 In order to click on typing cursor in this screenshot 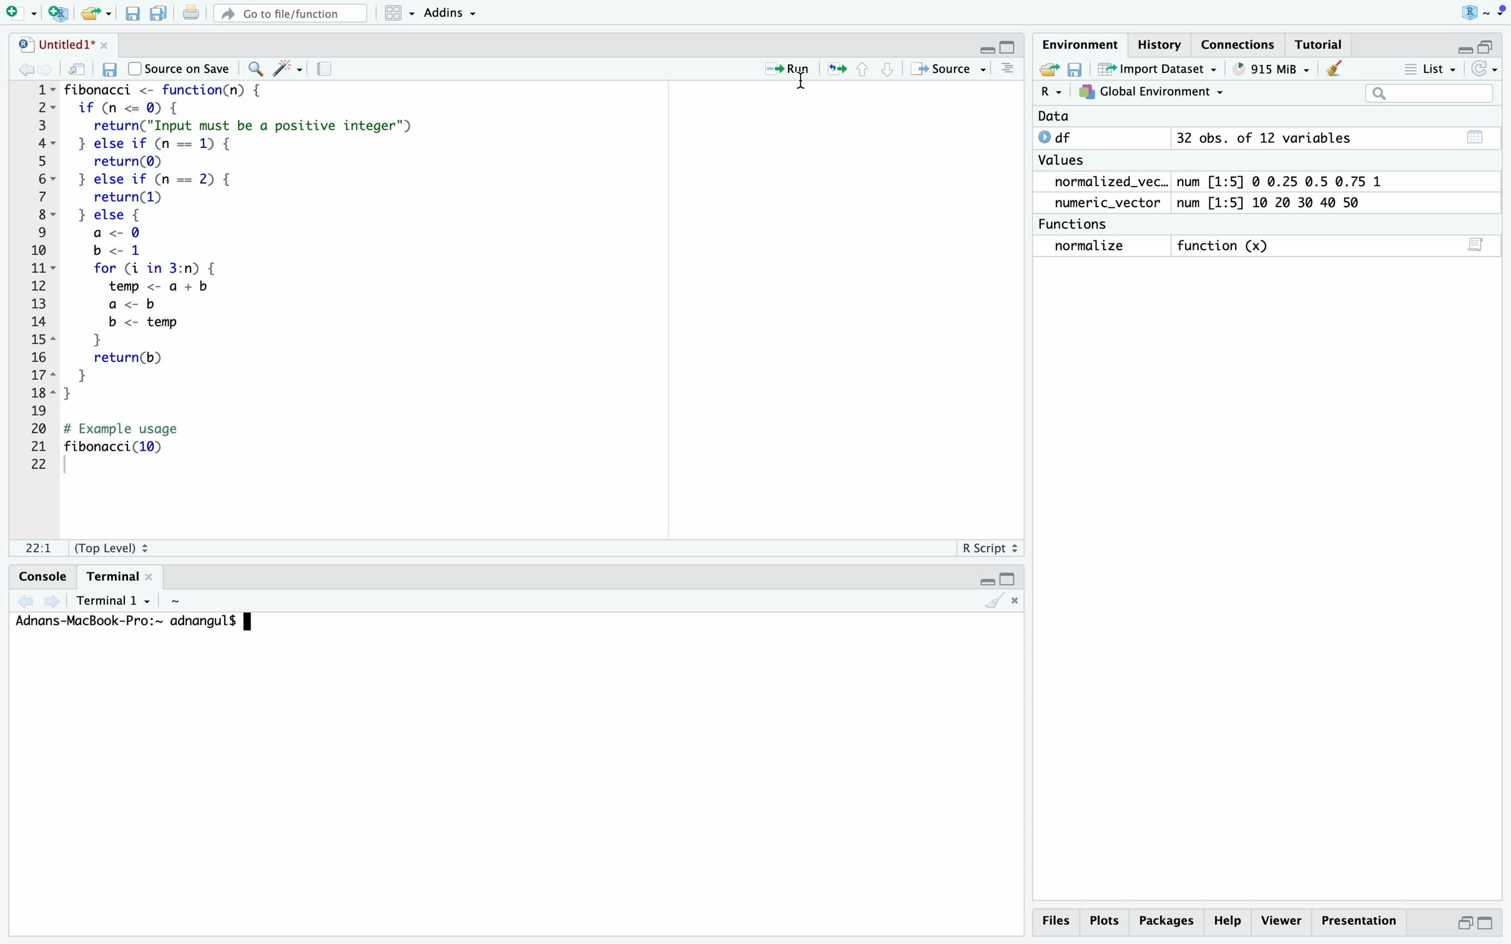, I will do `click(250, 624)`.